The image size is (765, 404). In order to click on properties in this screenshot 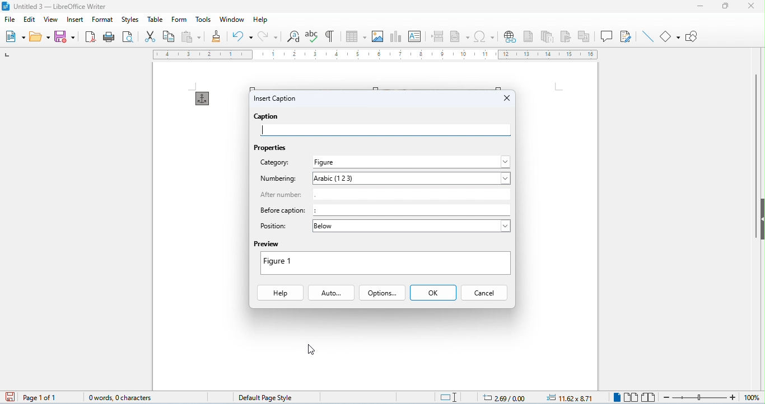, I will do `click(272, 148)`.